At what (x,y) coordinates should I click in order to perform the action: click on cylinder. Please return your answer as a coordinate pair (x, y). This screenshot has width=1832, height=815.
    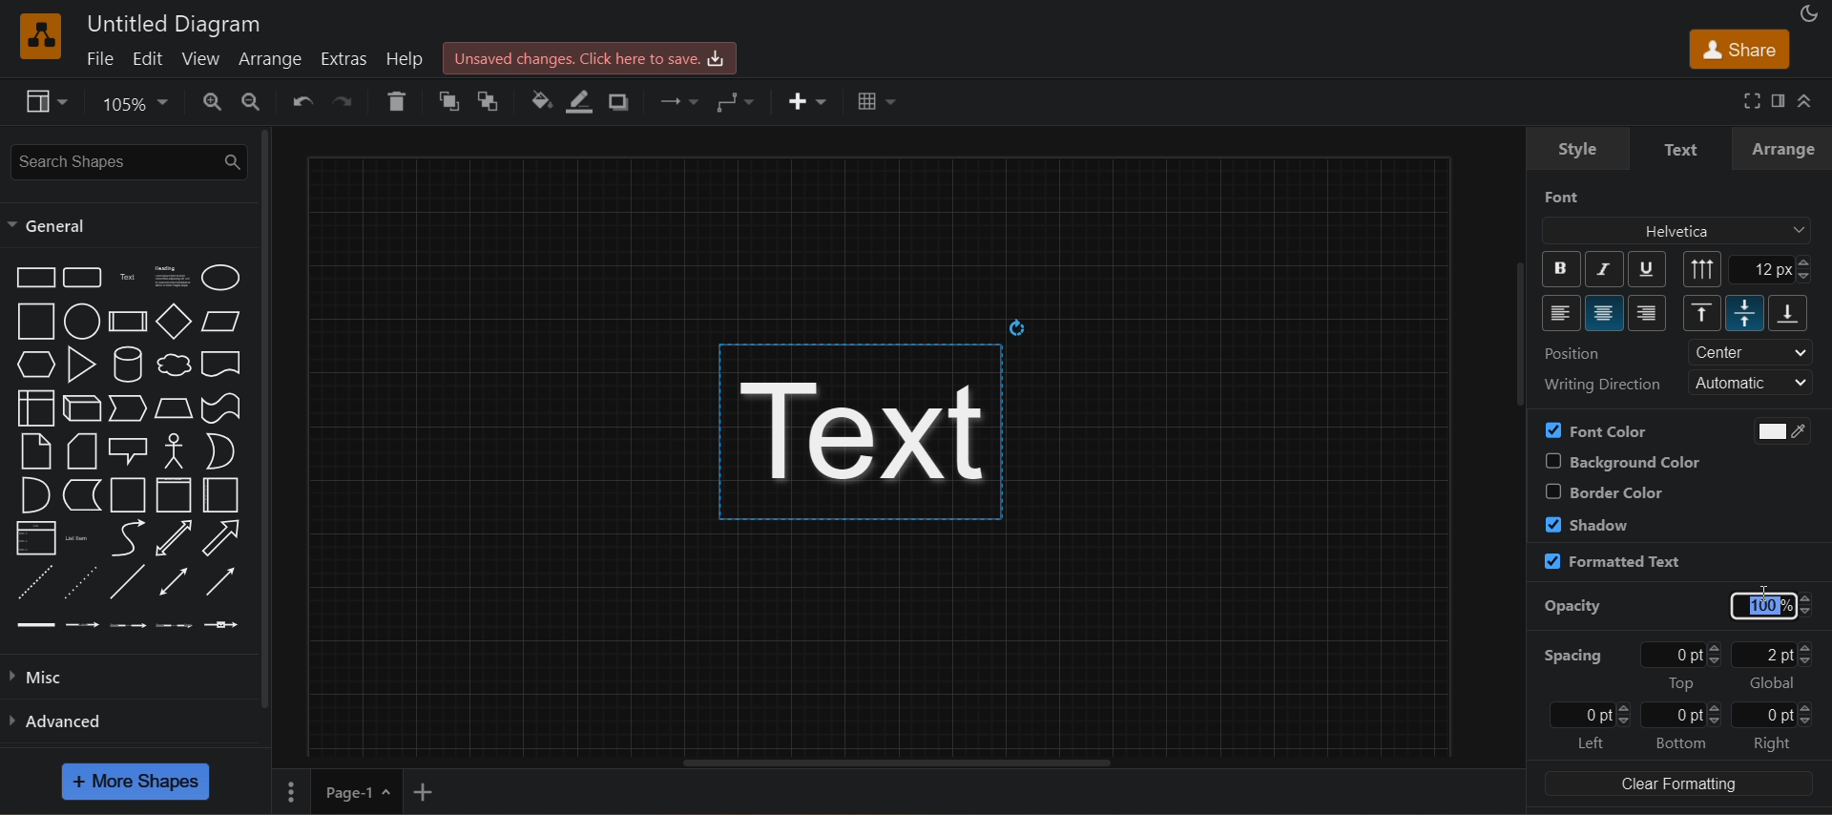
    Looking at the image, I should click on (129, 365).